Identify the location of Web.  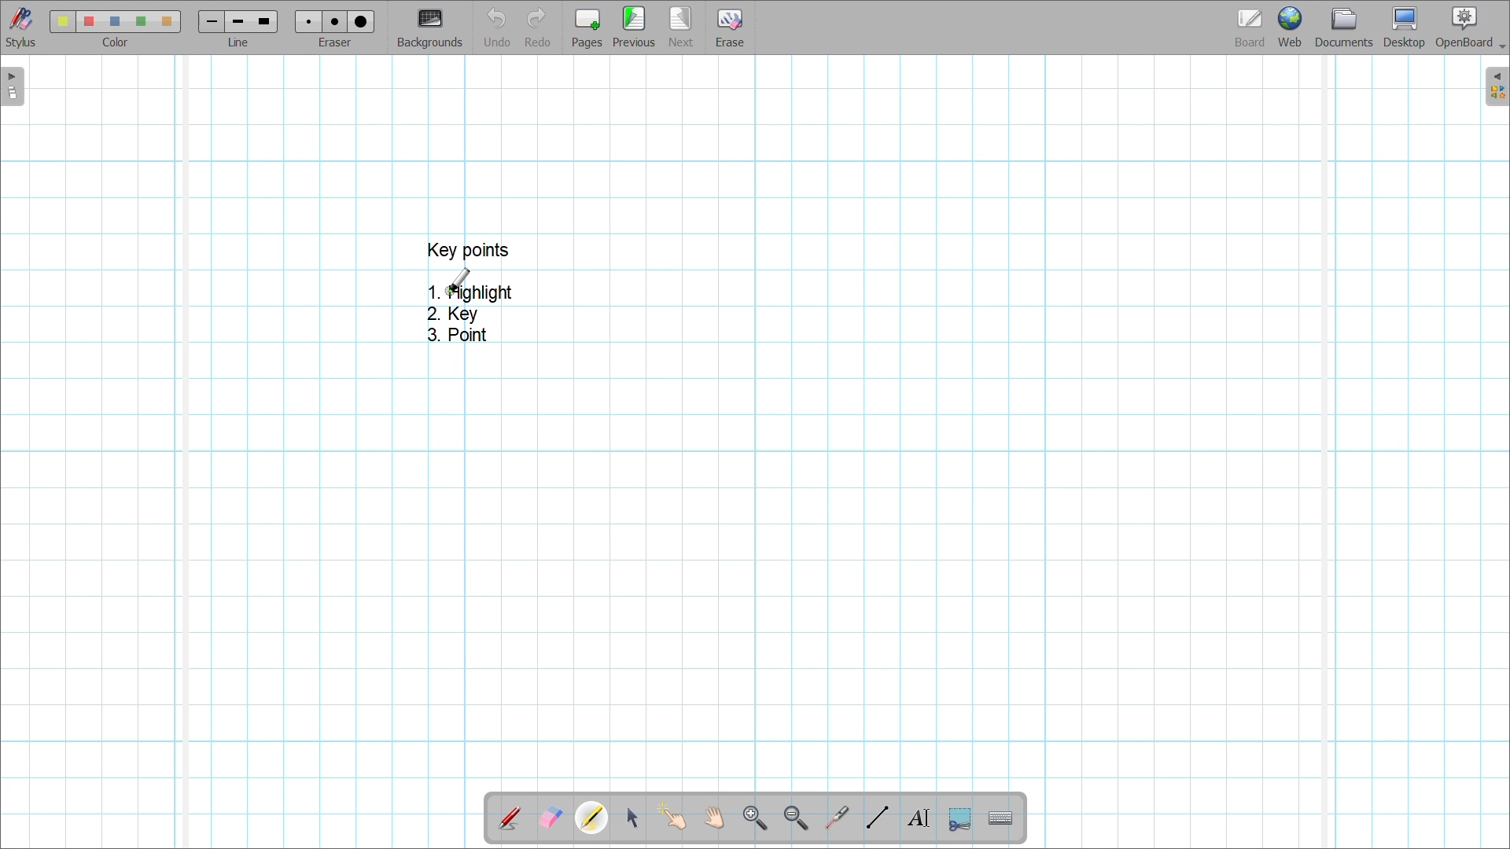
(1290, 27).